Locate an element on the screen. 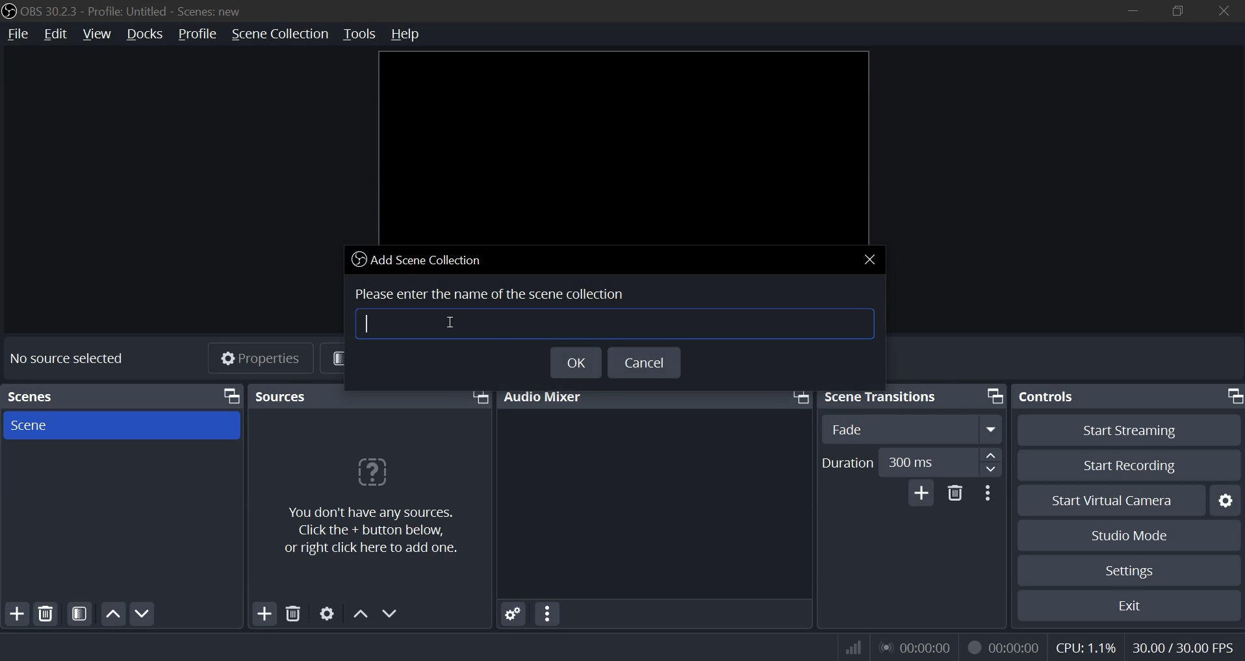  cpu usage is located at coordinates (1085, 649).